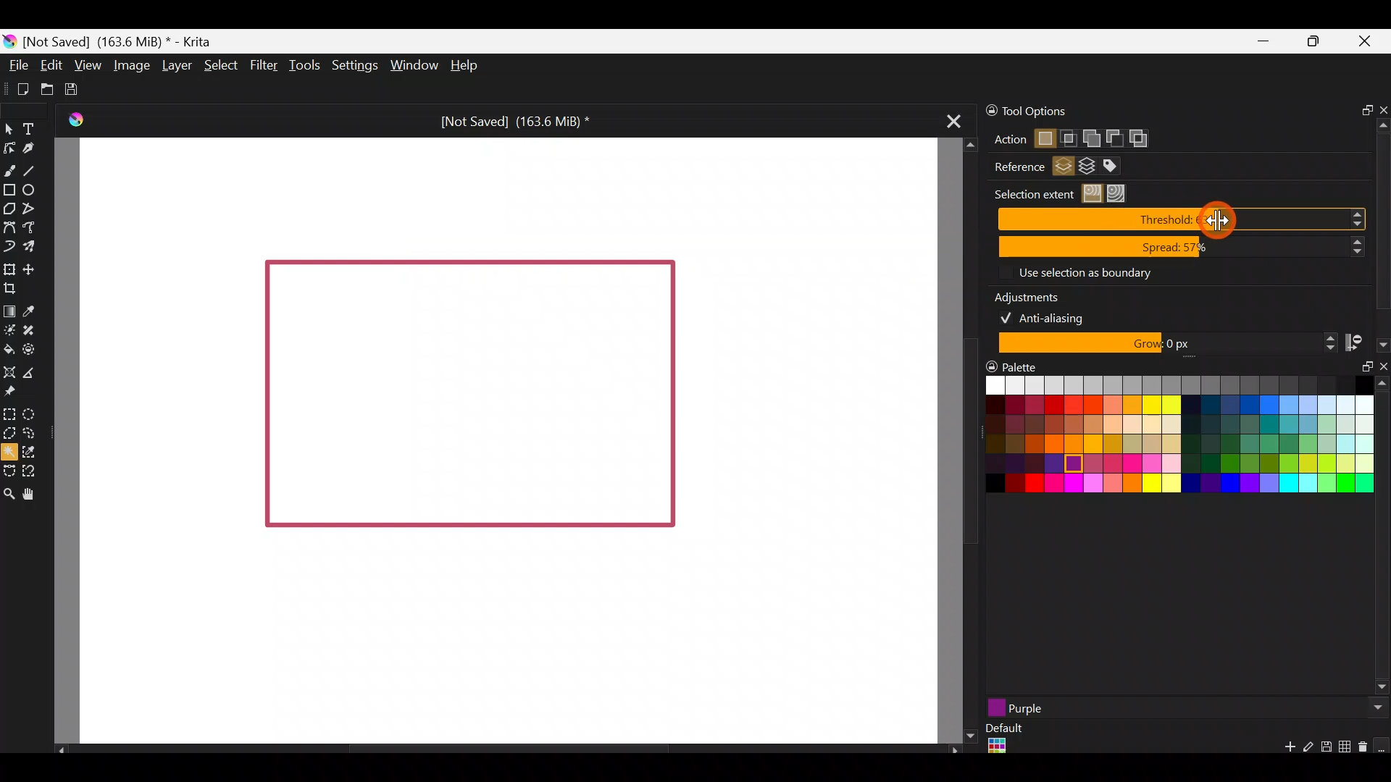  Describe the element at coordinates (32, 468) in the screenshot. I see `Magnetic curve selection tool` at that location.